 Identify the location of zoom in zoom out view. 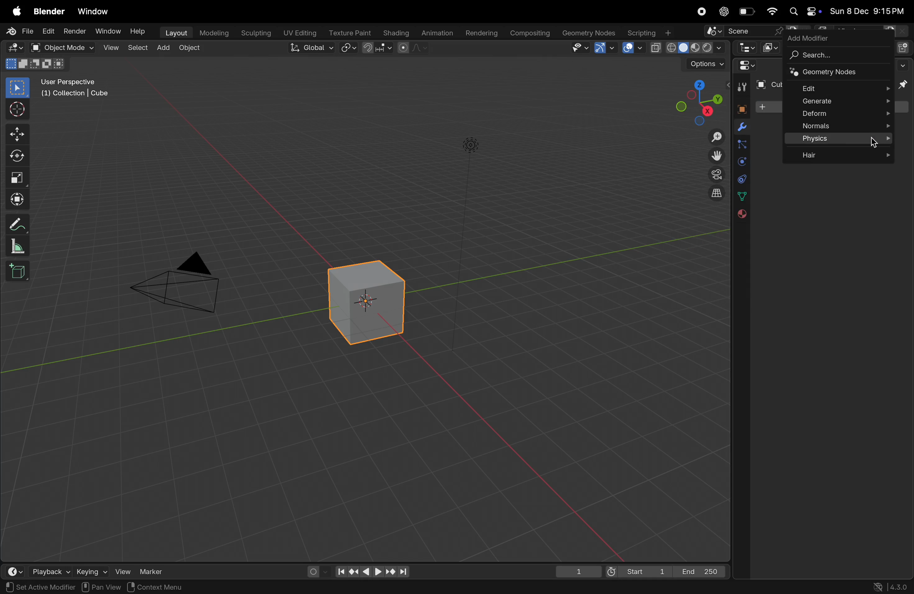
(713, 137).